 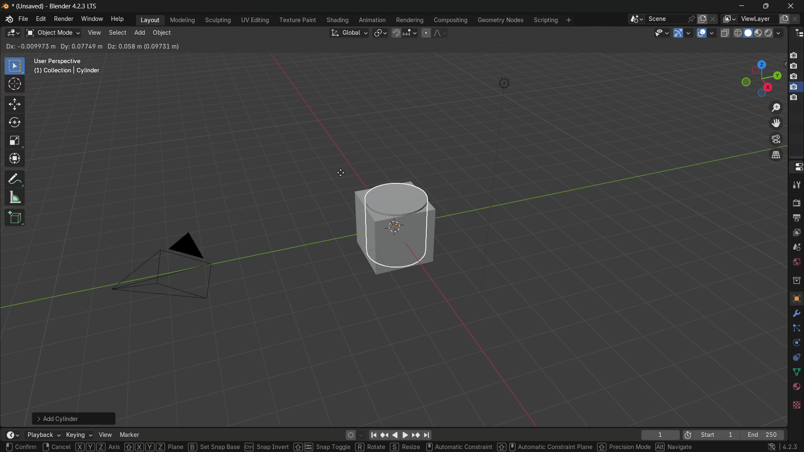 I want to click on icon, so click(x=796, y=343).